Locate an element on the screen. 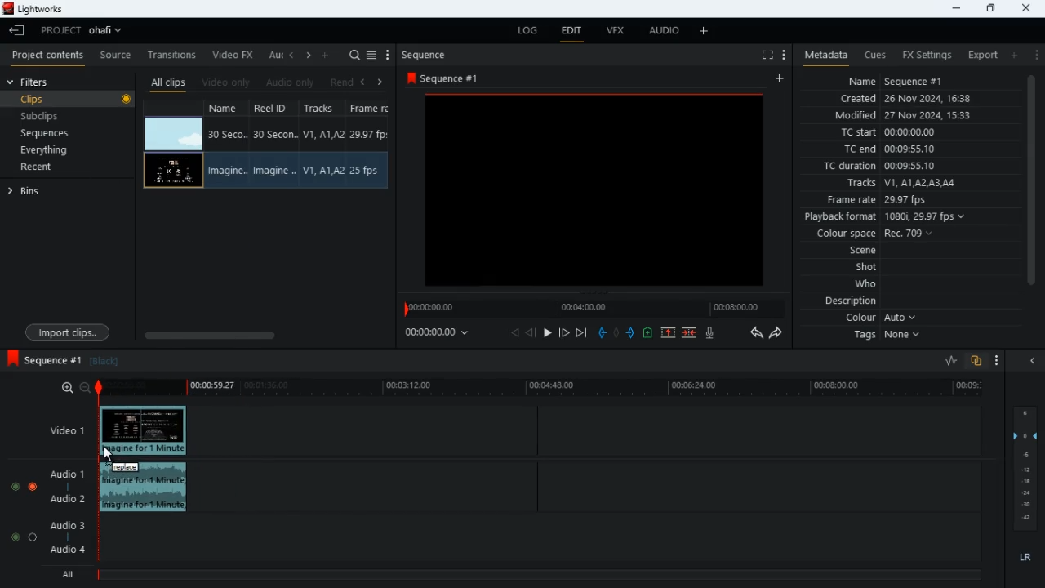  left is located at coordinates (294, 56).